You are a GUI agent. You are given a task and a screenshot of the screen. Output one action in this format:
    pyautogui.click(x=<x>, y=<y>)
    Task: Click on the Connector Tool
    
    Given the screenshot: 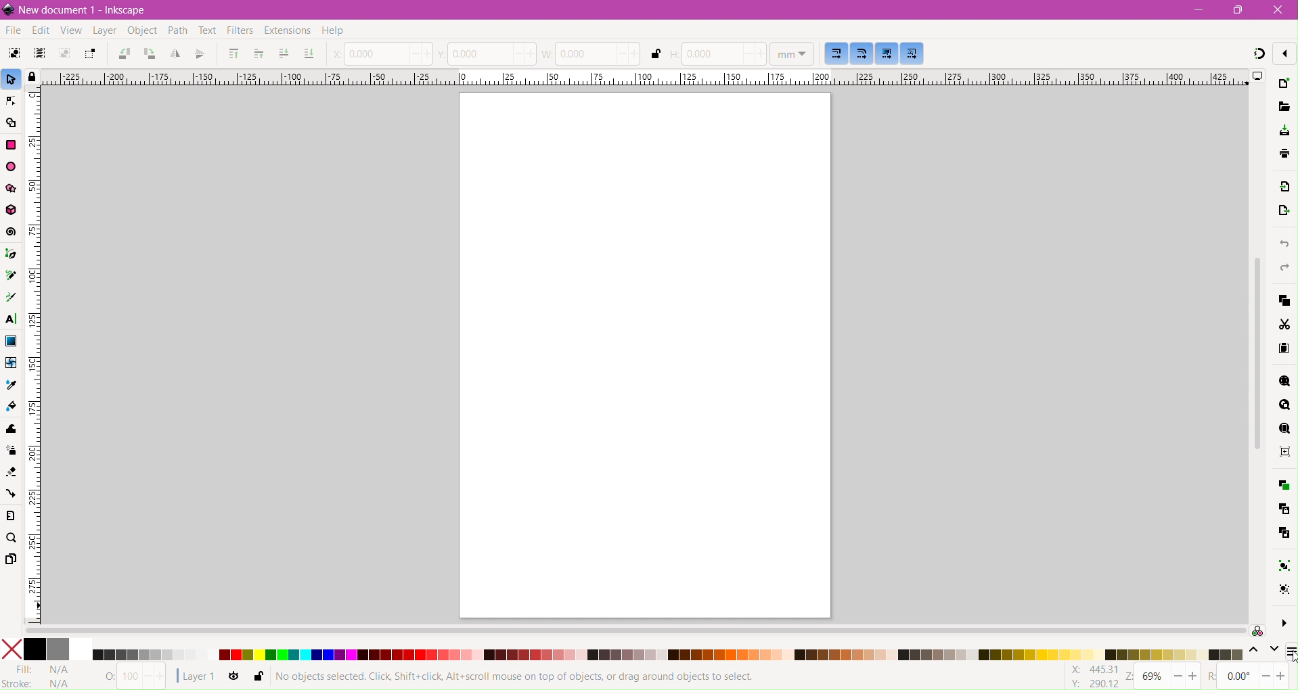 What is the action you would take?
    pyautogui.click(x=10, y=495)
    